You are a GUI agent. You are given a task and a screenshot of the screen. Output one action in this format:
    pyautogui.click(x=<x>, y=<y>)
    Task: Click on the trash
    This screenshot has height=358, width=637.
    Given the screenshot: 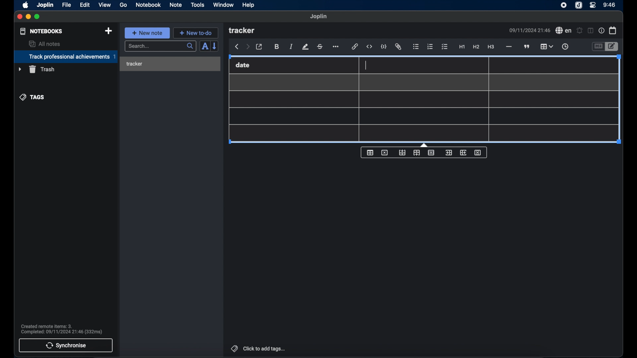 What is the action you would take?
    pyautogui.click(x=36, y=69)
    